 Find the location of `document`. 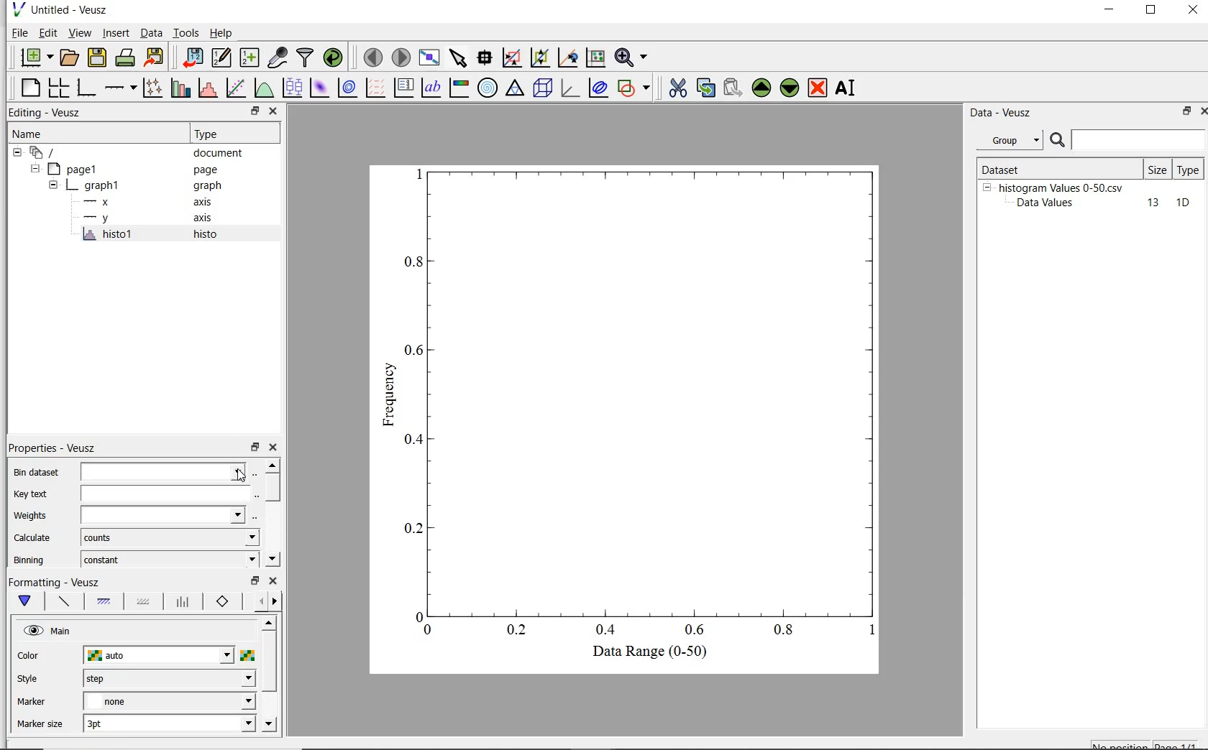

document is located at coordinates (219, 154).